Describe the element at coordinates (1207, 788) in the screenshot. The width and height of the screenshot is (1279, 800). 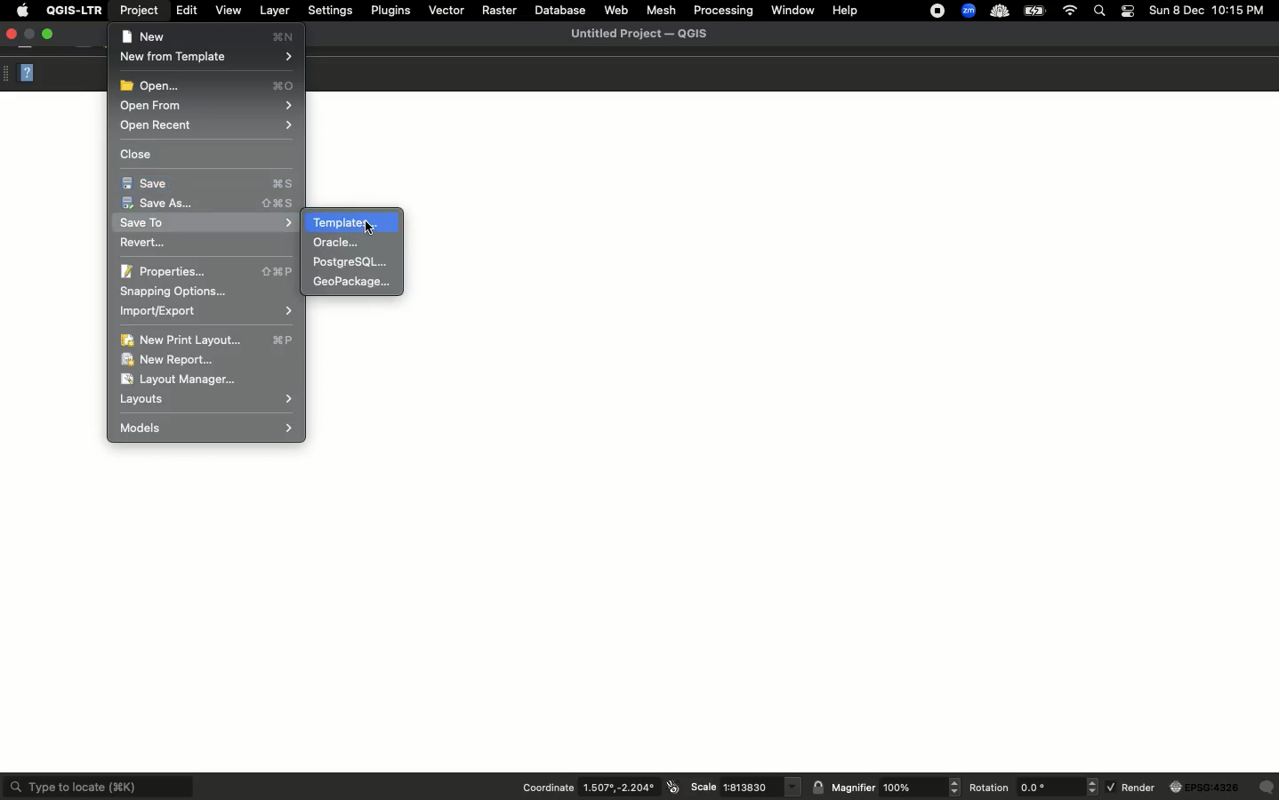
I see `globe` at that location.